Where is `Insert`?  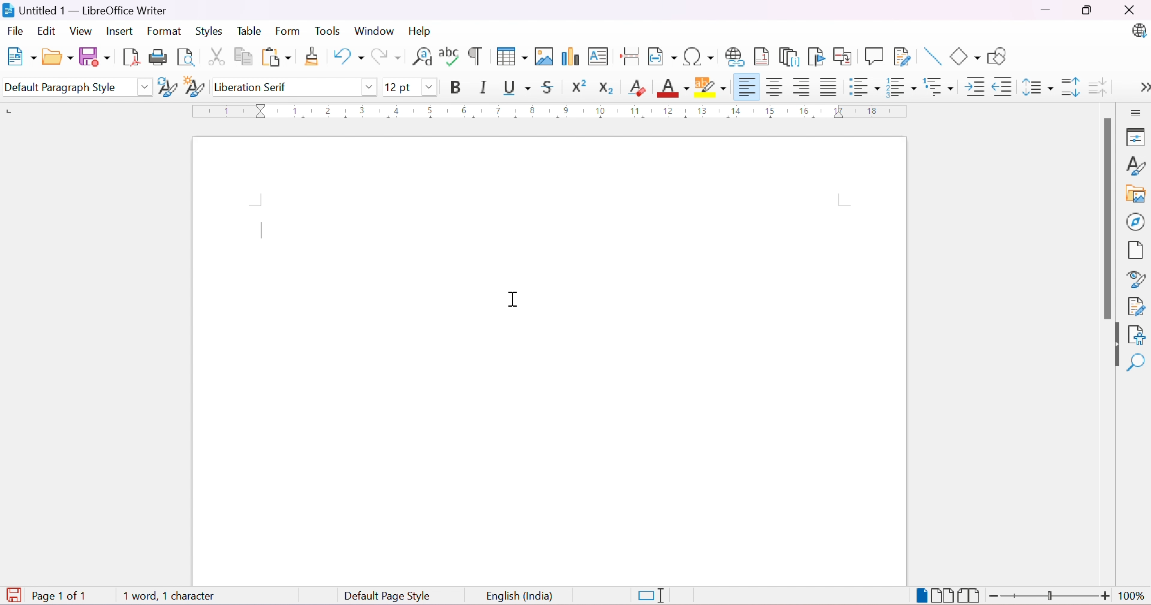
Insert is located at coordinates (121, 32).